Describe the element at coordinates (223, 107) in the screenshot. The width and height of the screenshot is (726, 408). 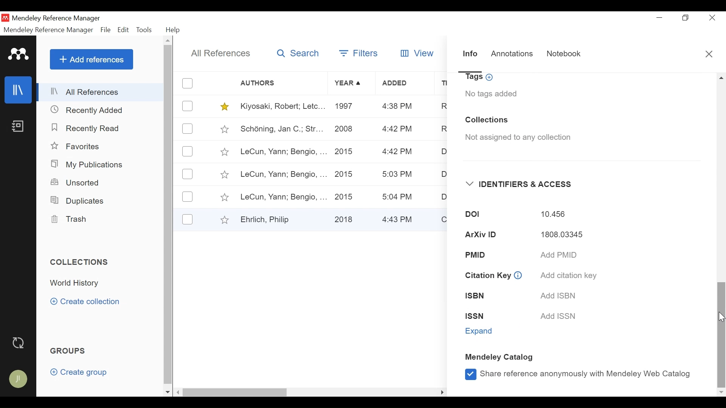
I see `(un)select favorite` at that location.